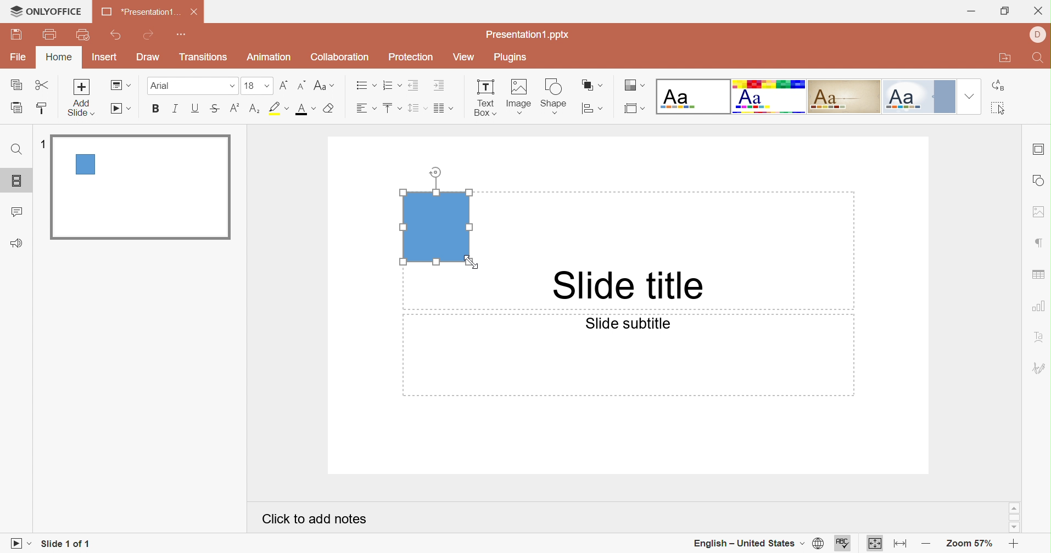  I want to click on Chart settings, so click(1039, 306).